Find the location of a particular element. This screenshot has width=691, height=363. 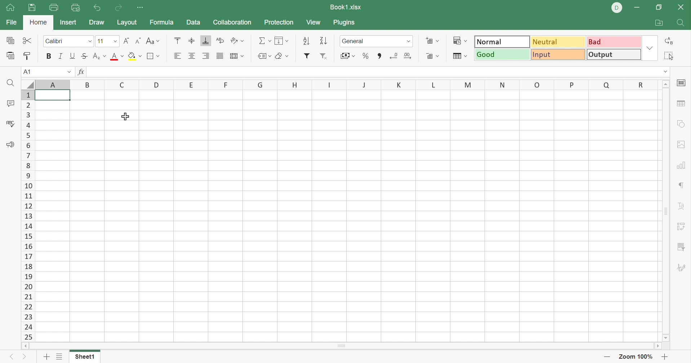

Align Right is located at coordinates (206, 56).